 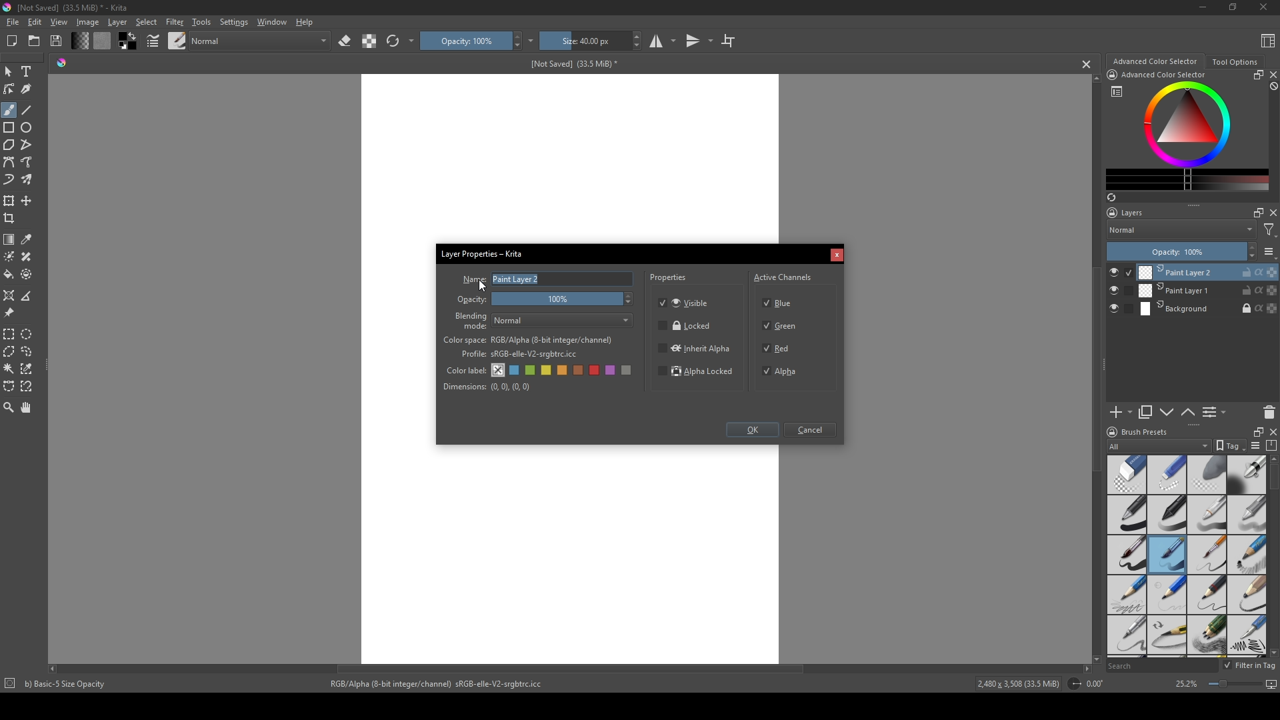 I want to click on Alpha Locked, so click(x=697, y=373).